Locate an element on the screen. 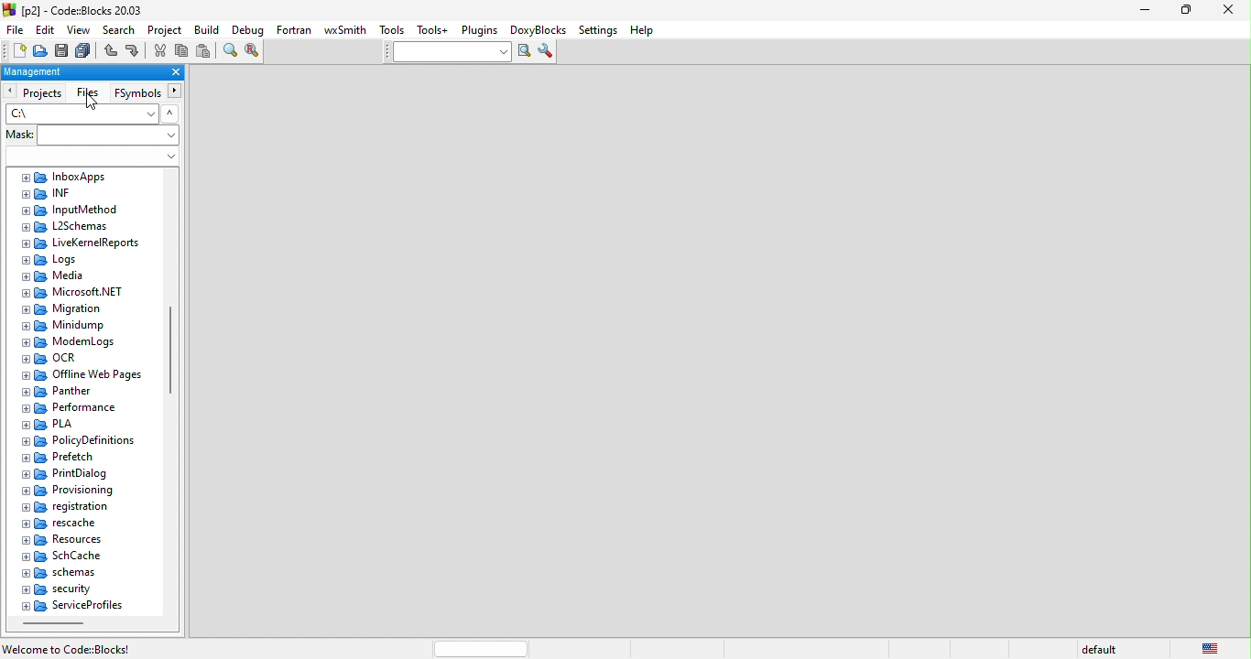 The image size is (1251, 659). migration is located at coordinates (84, 308).